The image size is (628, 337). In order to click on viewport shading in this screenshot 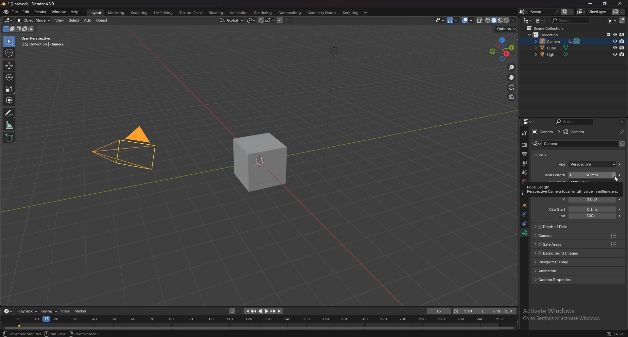, I will do `click(500, 21)`.